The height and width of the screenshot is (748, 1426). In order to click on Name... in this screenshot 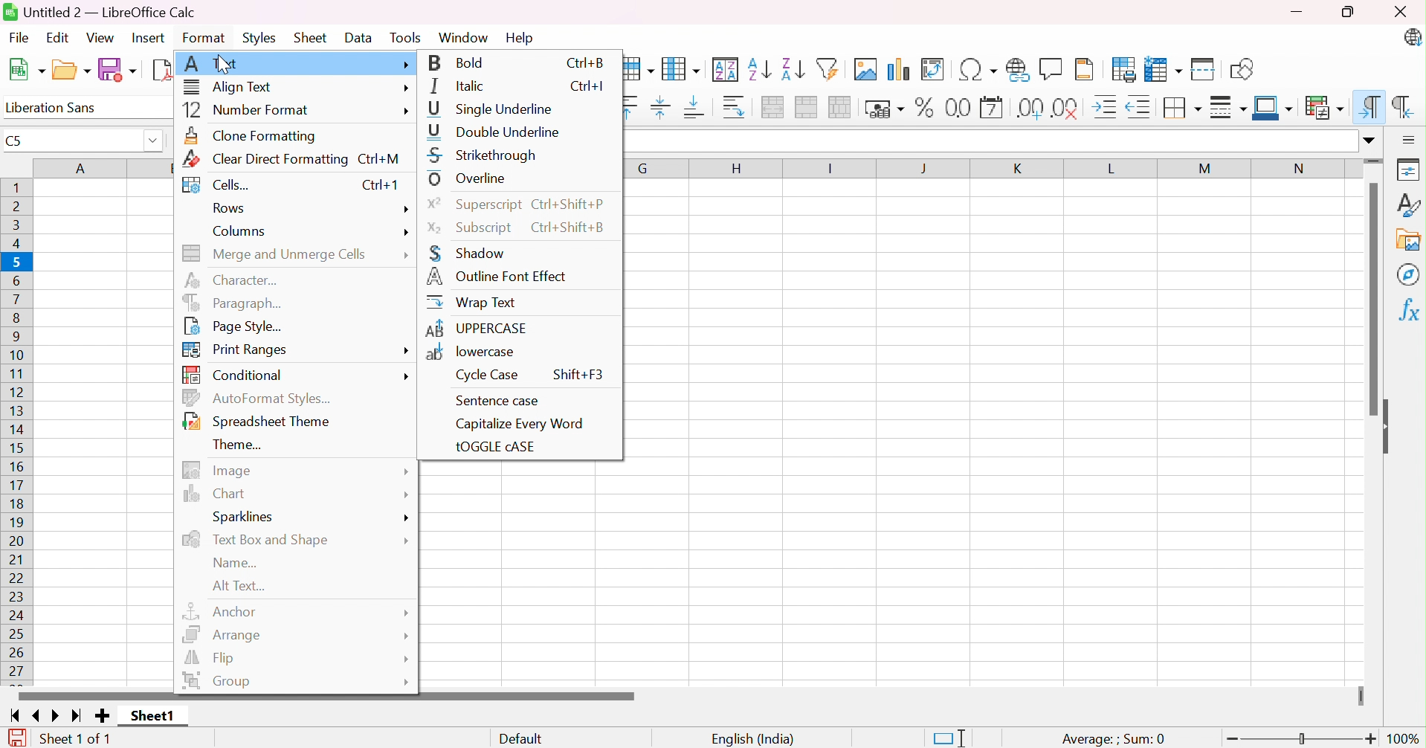, I will do `click(236, 563)`.